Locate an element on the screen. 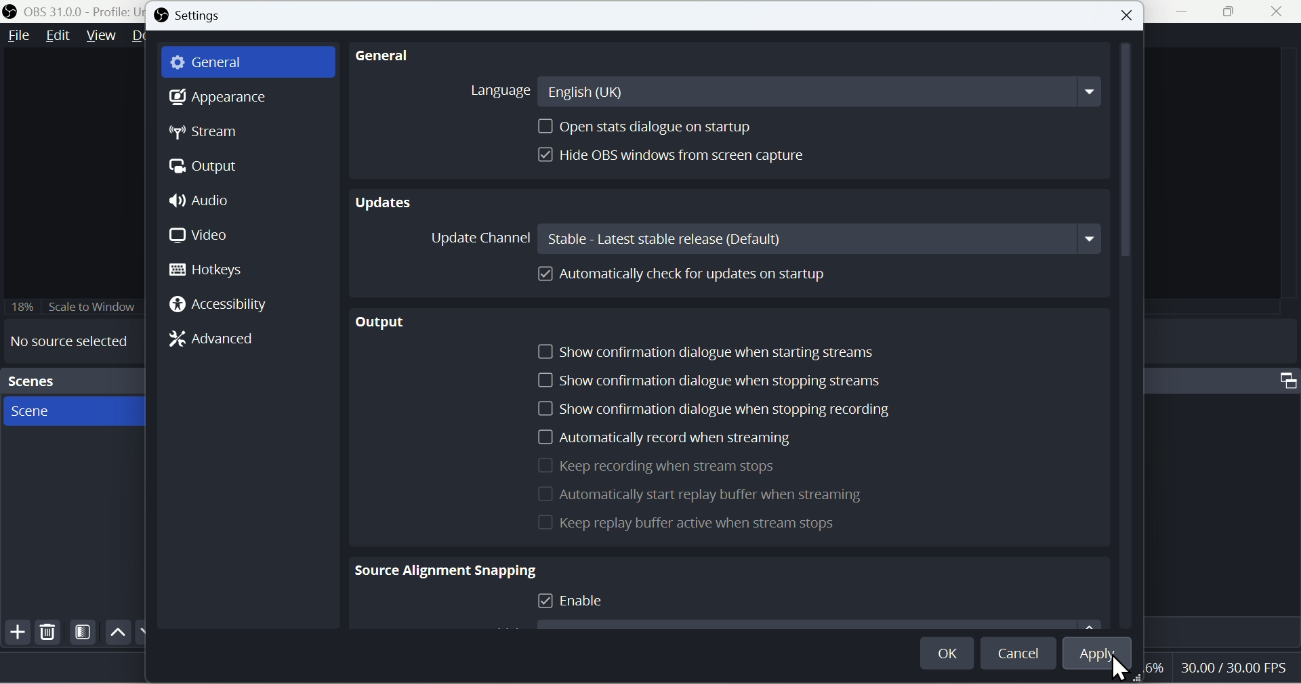 The image size is (1301, 684). Stable: Latest stable release(Default) is located at coordinates (824, 238).